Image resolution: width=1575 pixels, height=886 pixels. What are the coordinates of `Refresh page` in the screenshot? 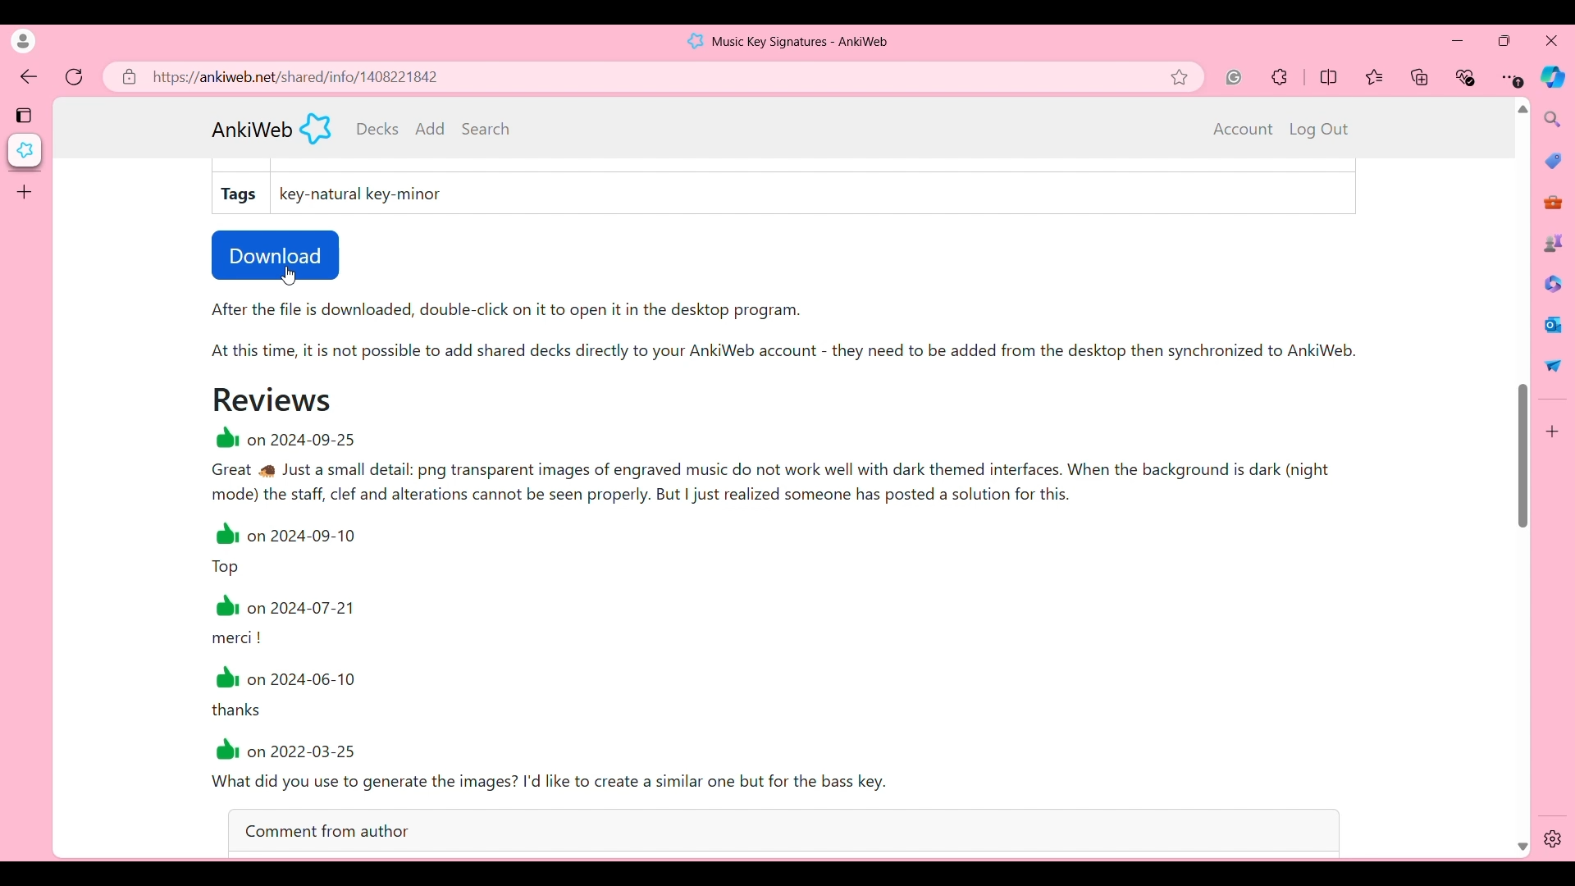 It's located at (75, 77).